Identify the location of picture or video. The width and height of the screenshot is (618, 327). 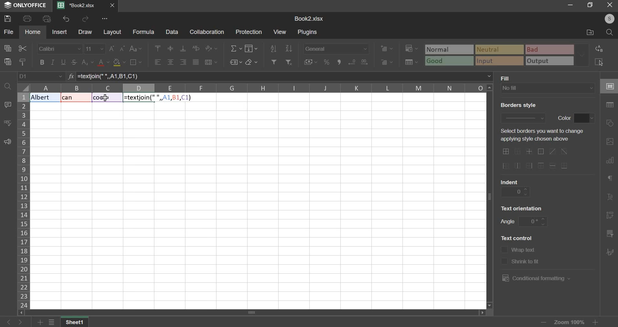
(610, 142).